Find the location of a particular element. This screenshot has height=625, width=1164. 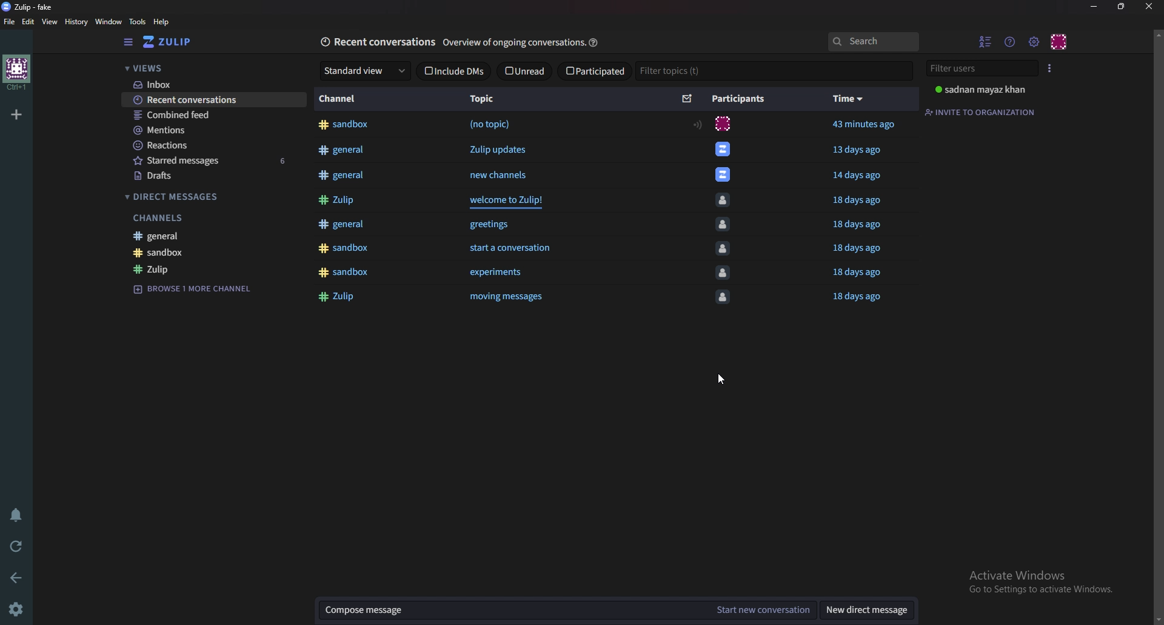

Compose message is located at coordinates (518, 609).